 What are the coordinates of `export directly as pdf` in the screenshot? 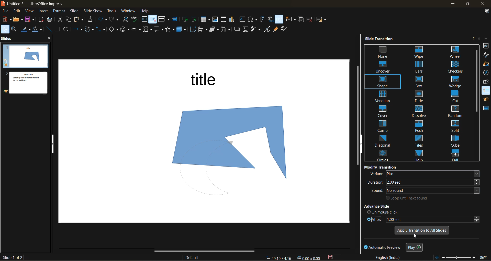 It's located at (41, 21).